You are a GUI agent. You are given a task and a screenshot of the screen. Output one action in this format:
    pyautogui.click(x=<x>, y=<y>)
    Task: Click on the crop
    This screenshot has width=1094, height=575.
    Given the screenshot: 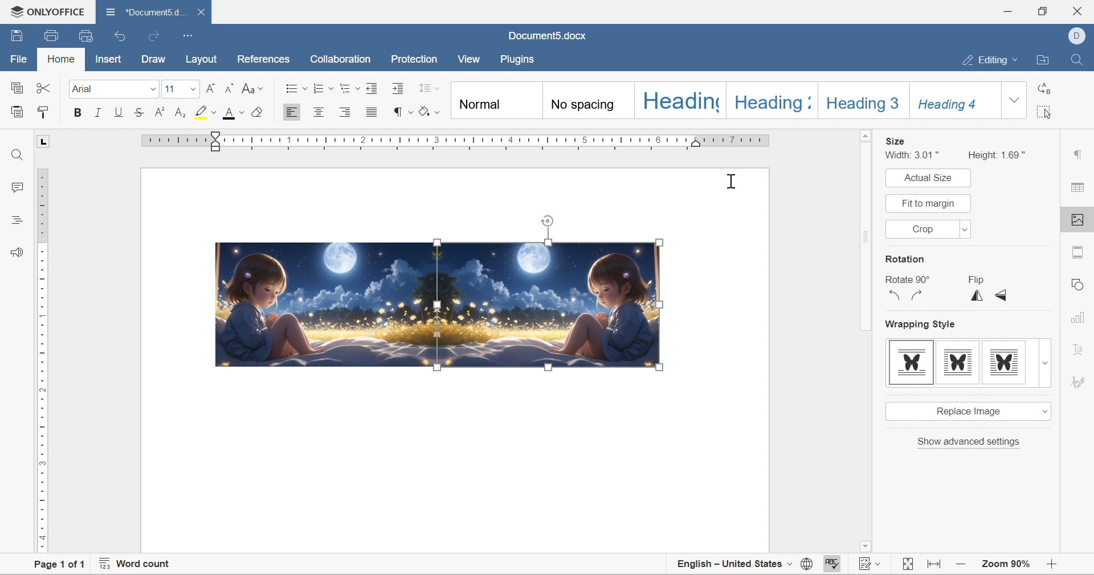 What is the action you would take?
    pyautogui.click(x=926, y=229)
    